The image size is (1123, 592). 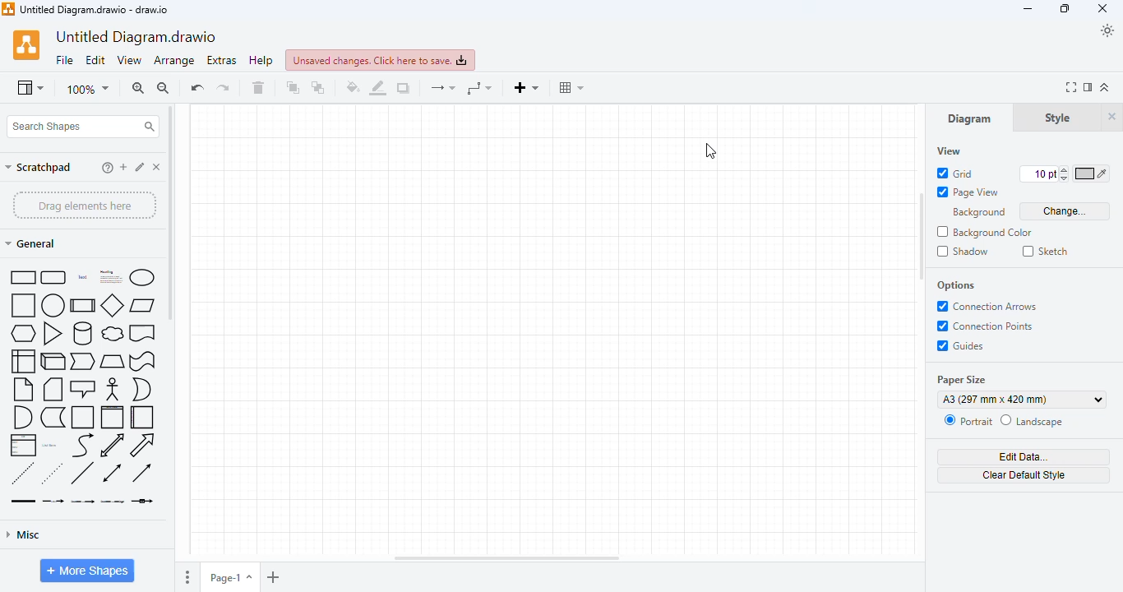 What do you see at coordinates (94, 9) in the screenshot?
I see `title` at bounding box center [94, 9].